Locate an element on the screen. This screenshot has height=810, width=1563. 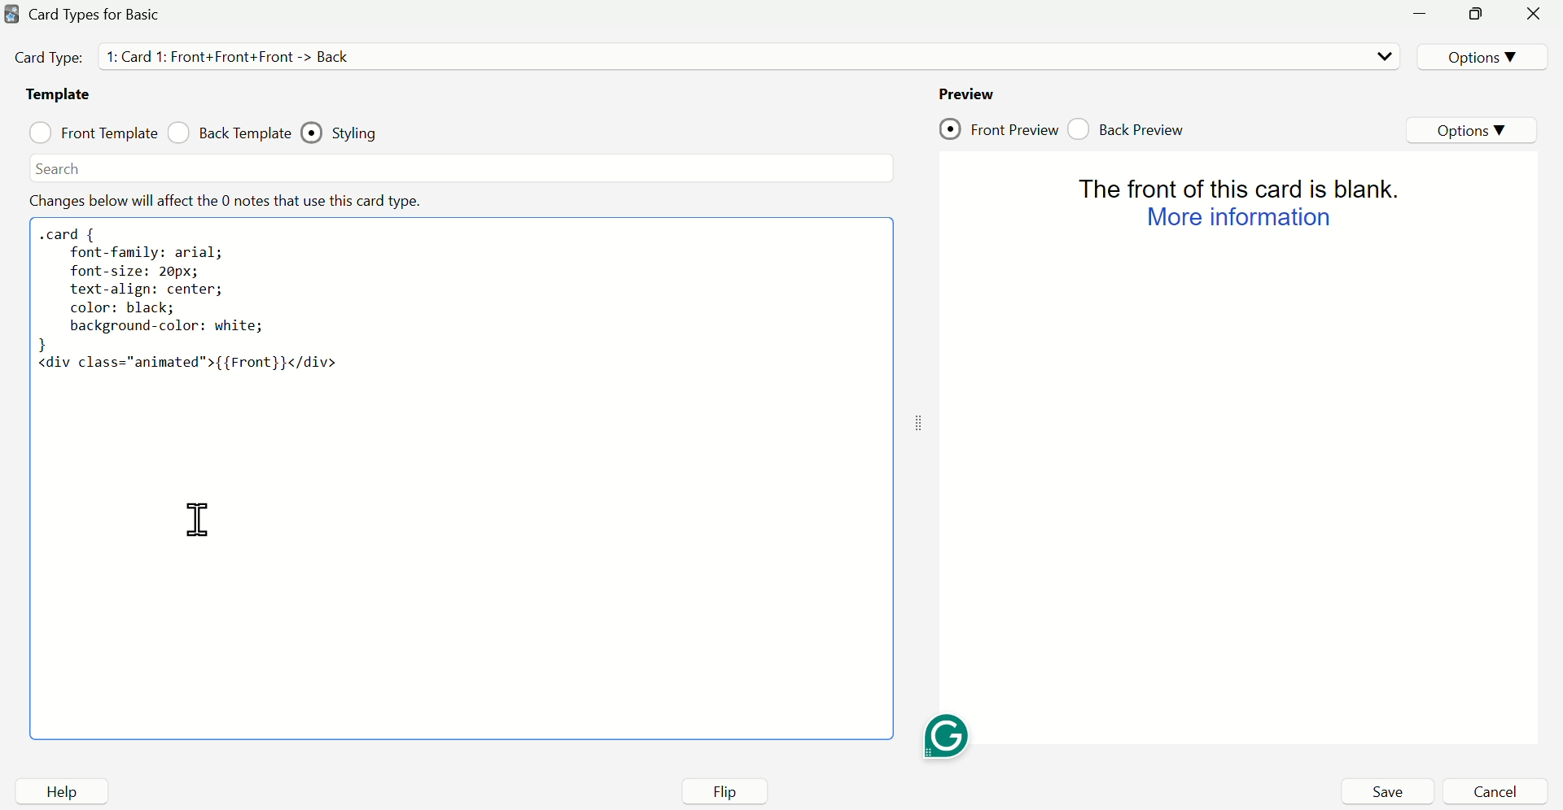
Preview is located at coordinates (1245, 450).